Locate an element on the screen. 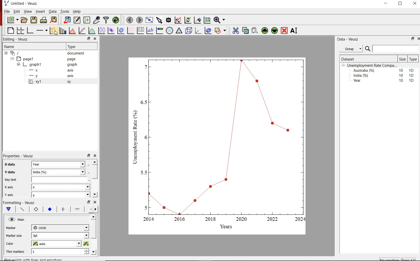 This screenshot has width=420, height=261. collpase is located at coordinates (343, 65).